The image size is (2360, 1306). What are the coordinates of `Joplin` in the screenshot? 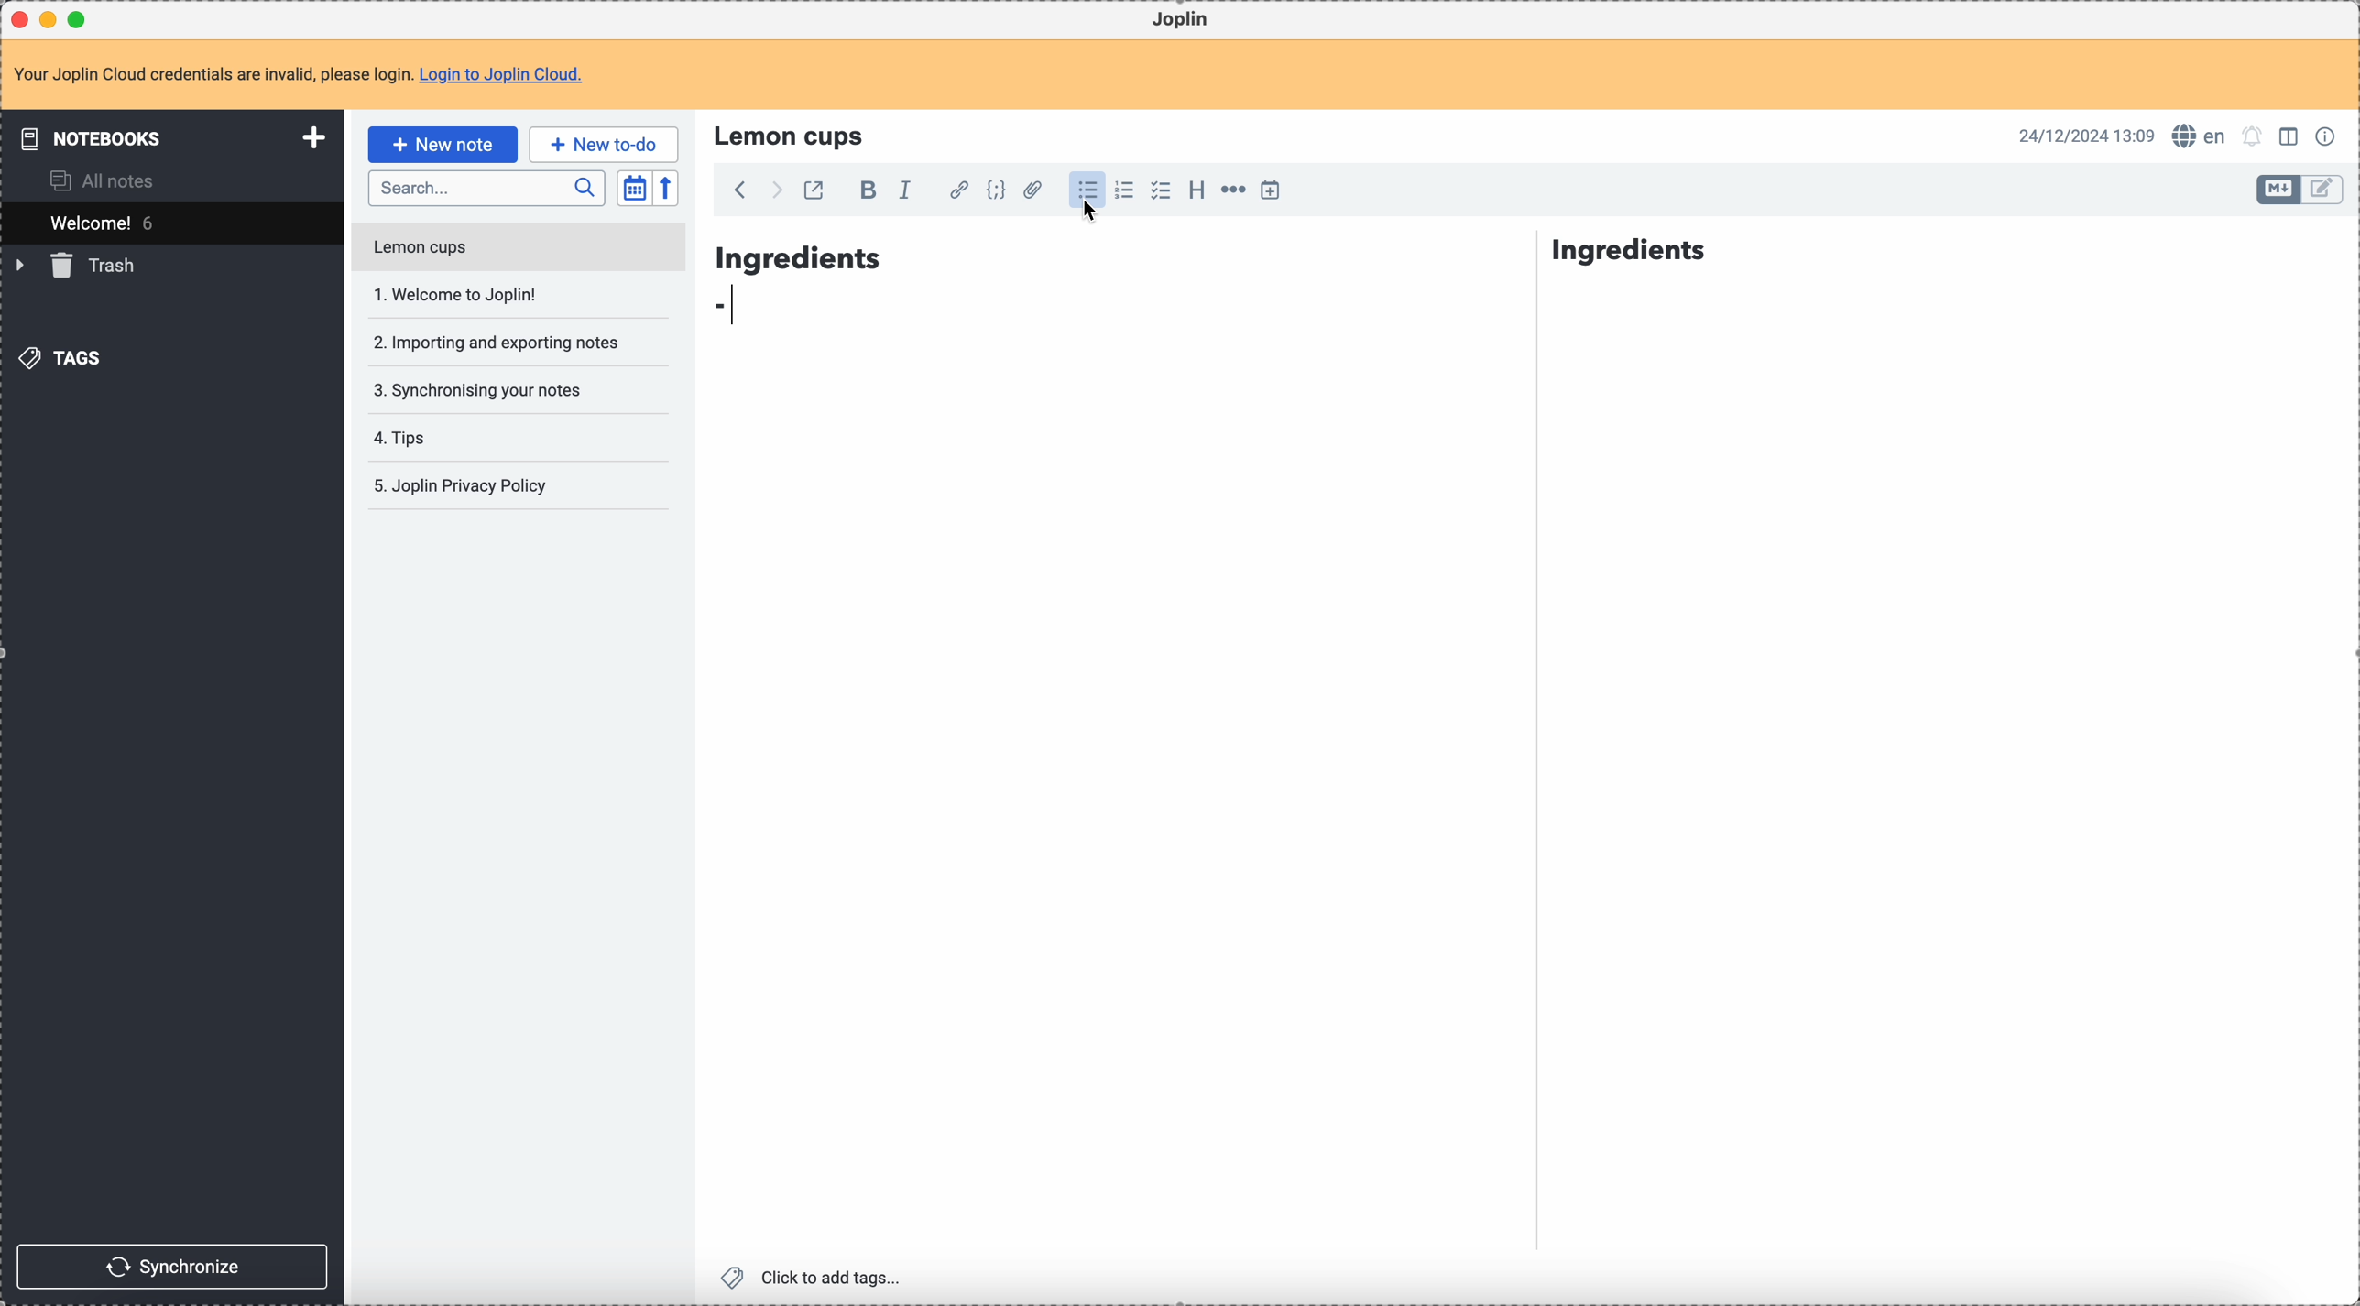 It's located at (1180, 20).